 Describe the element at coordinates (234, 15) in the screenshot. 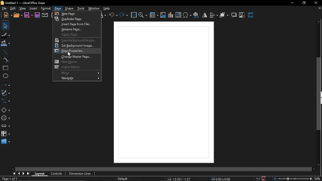

I see `shadow` at that location.